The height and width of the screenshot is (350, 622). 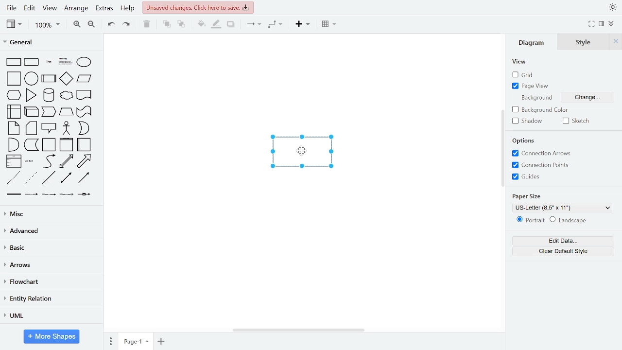 I want to click on sketch, so click(x=574, y=122).